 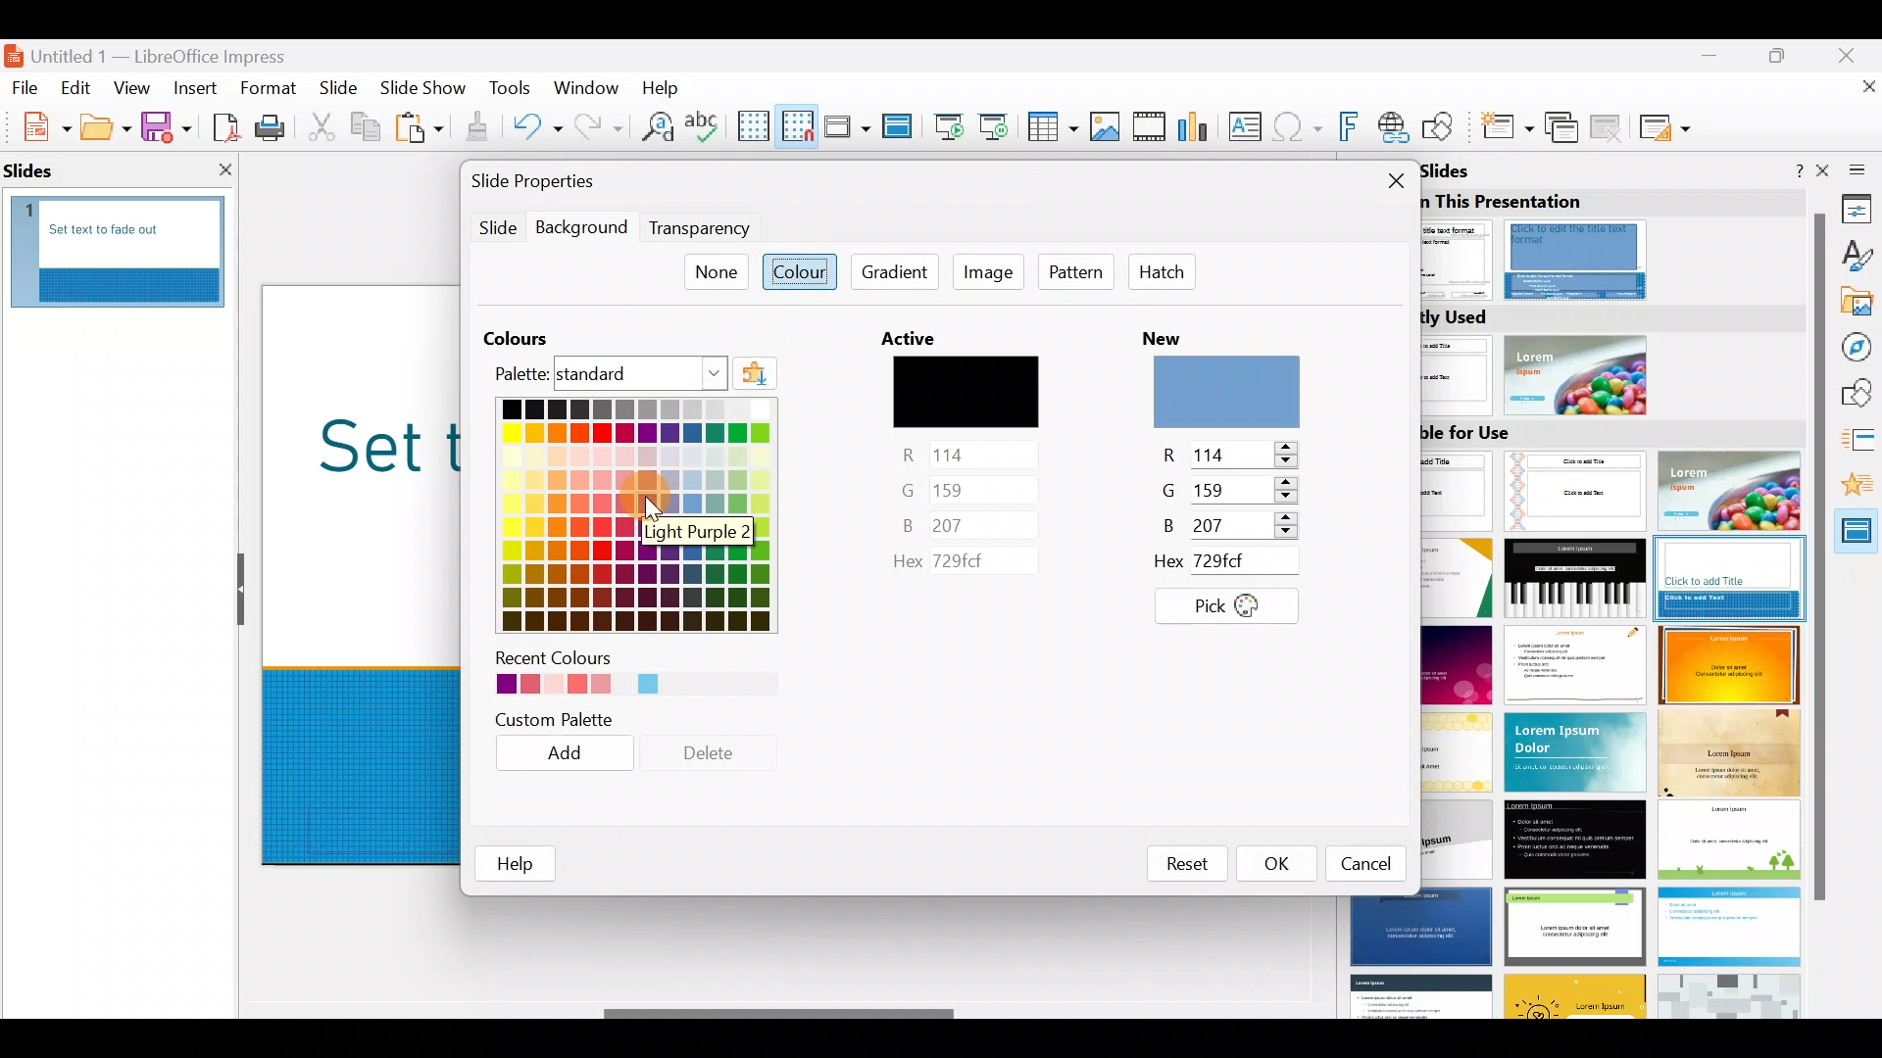 What do you see at coordinates (133, 87) in the screenshot?
I see `View` at bounding box center [133, 87].